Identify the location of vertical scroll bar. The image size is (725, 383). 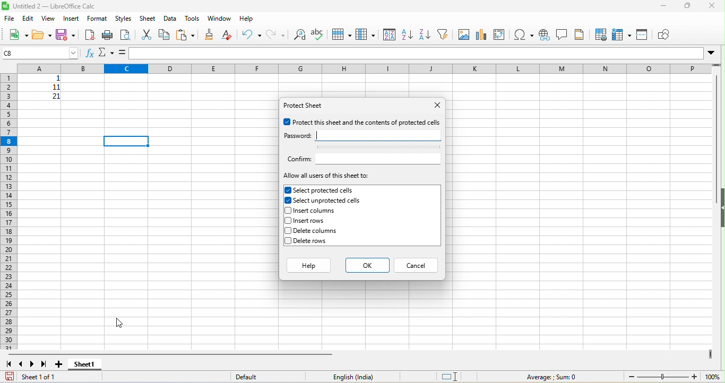
(718, 131).